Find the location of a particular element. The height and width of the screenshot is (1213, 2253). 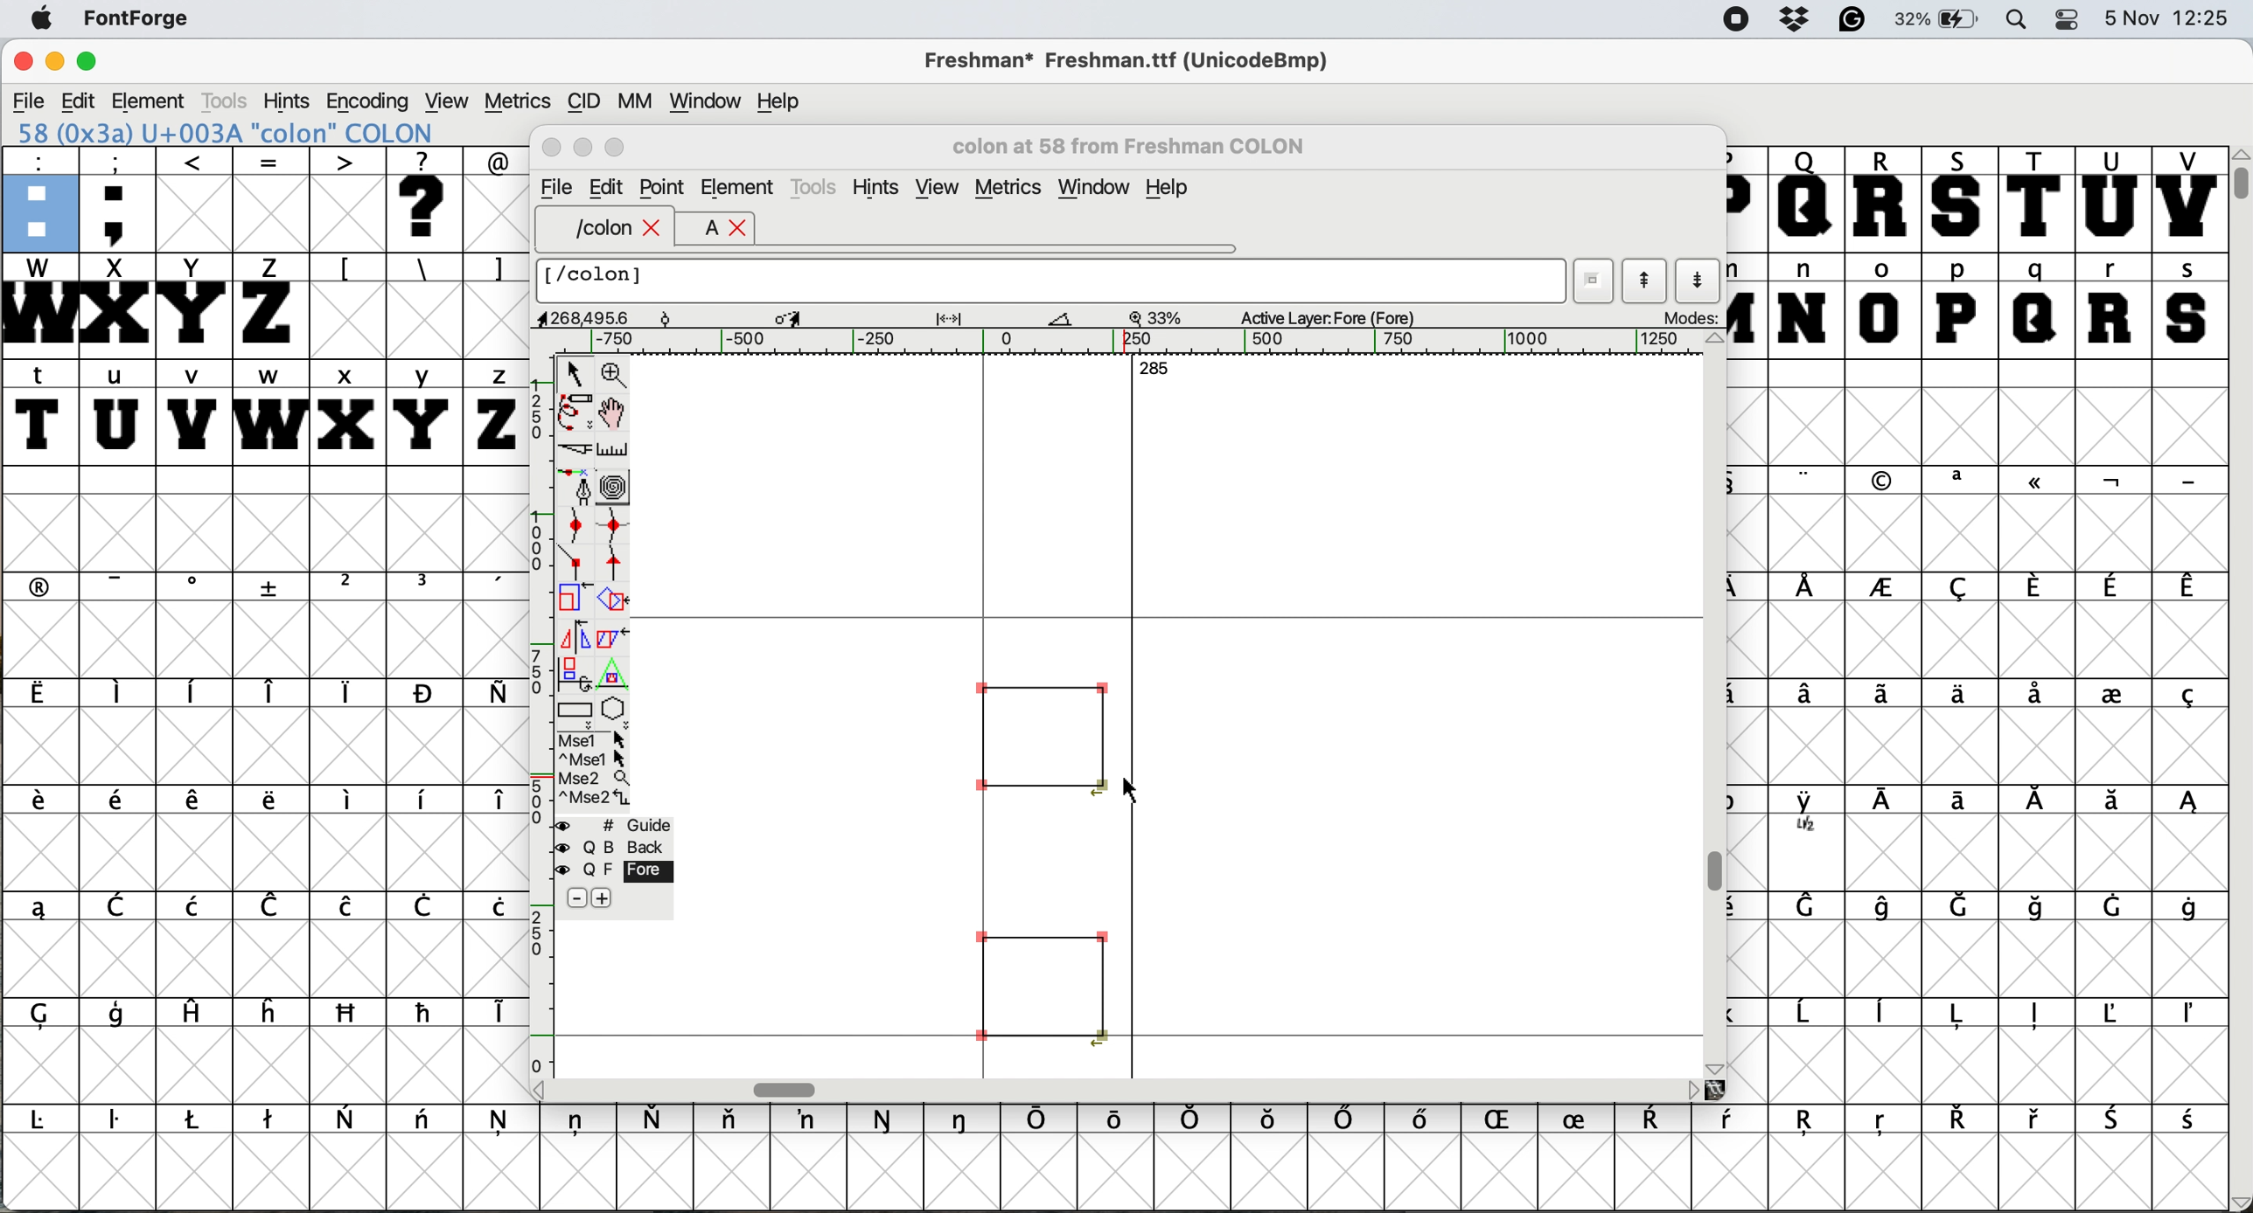

symbol is located at coordinates (1583, 1117).